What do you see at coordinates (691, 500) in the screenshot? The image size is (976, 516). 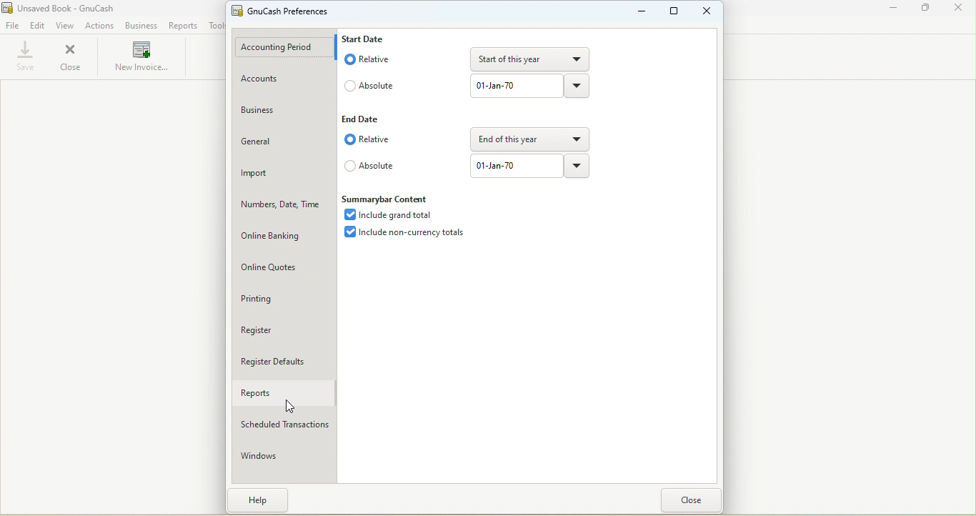 I see `close` at bounding box center [691, 500].